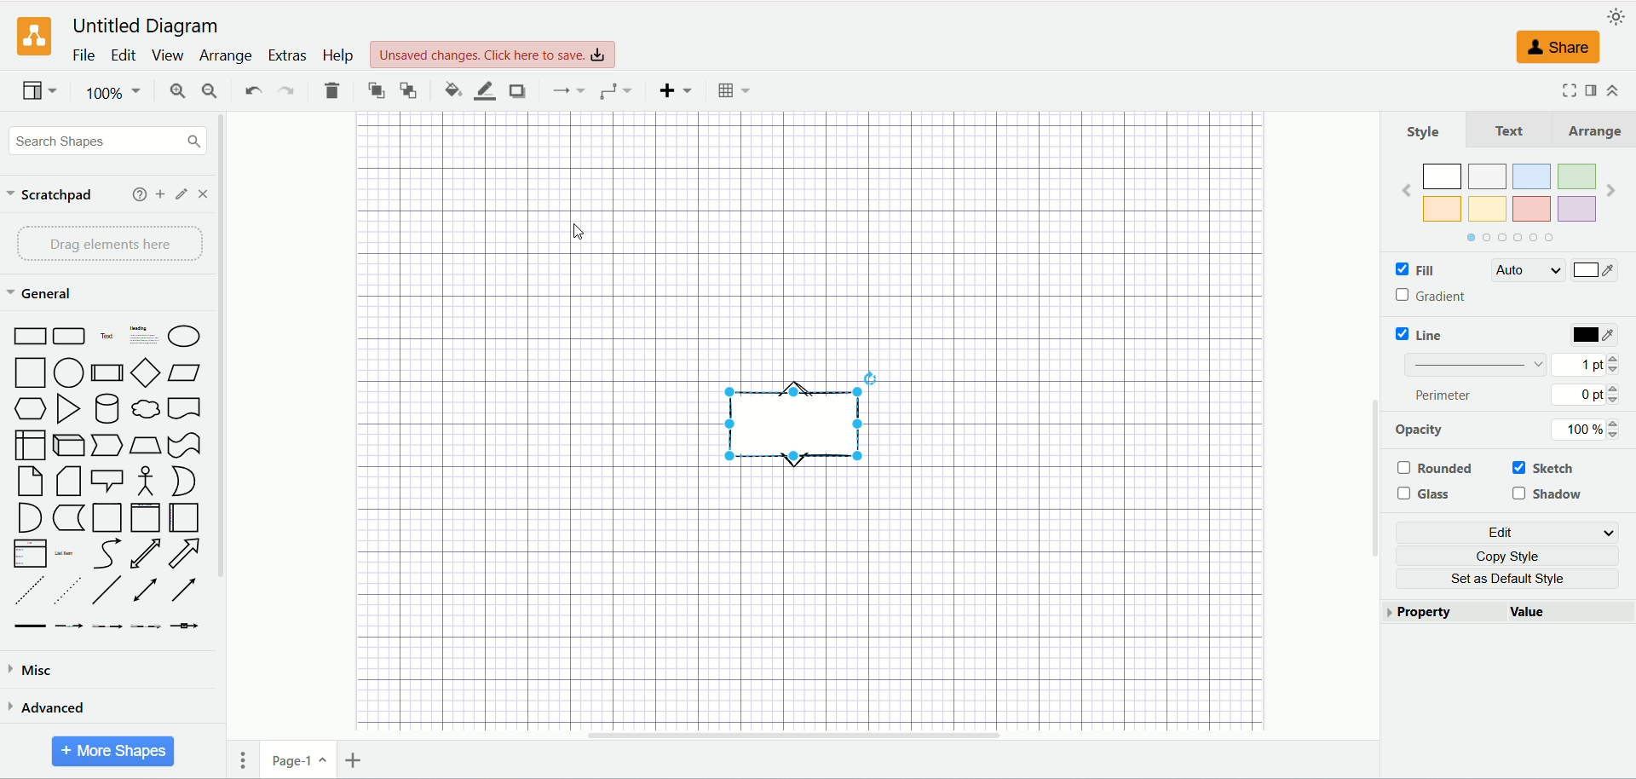 This screenshot has height=779, width=1636. Describe the element at coordinates (54, 711) in the screenshot. I see `advanced` at that location.